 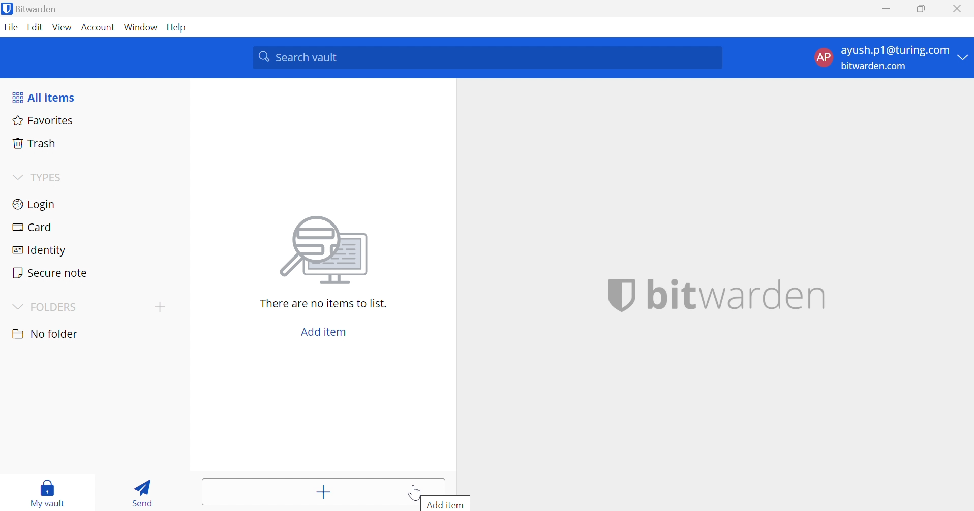 I want to click on Card, so click(x=35, y=227).